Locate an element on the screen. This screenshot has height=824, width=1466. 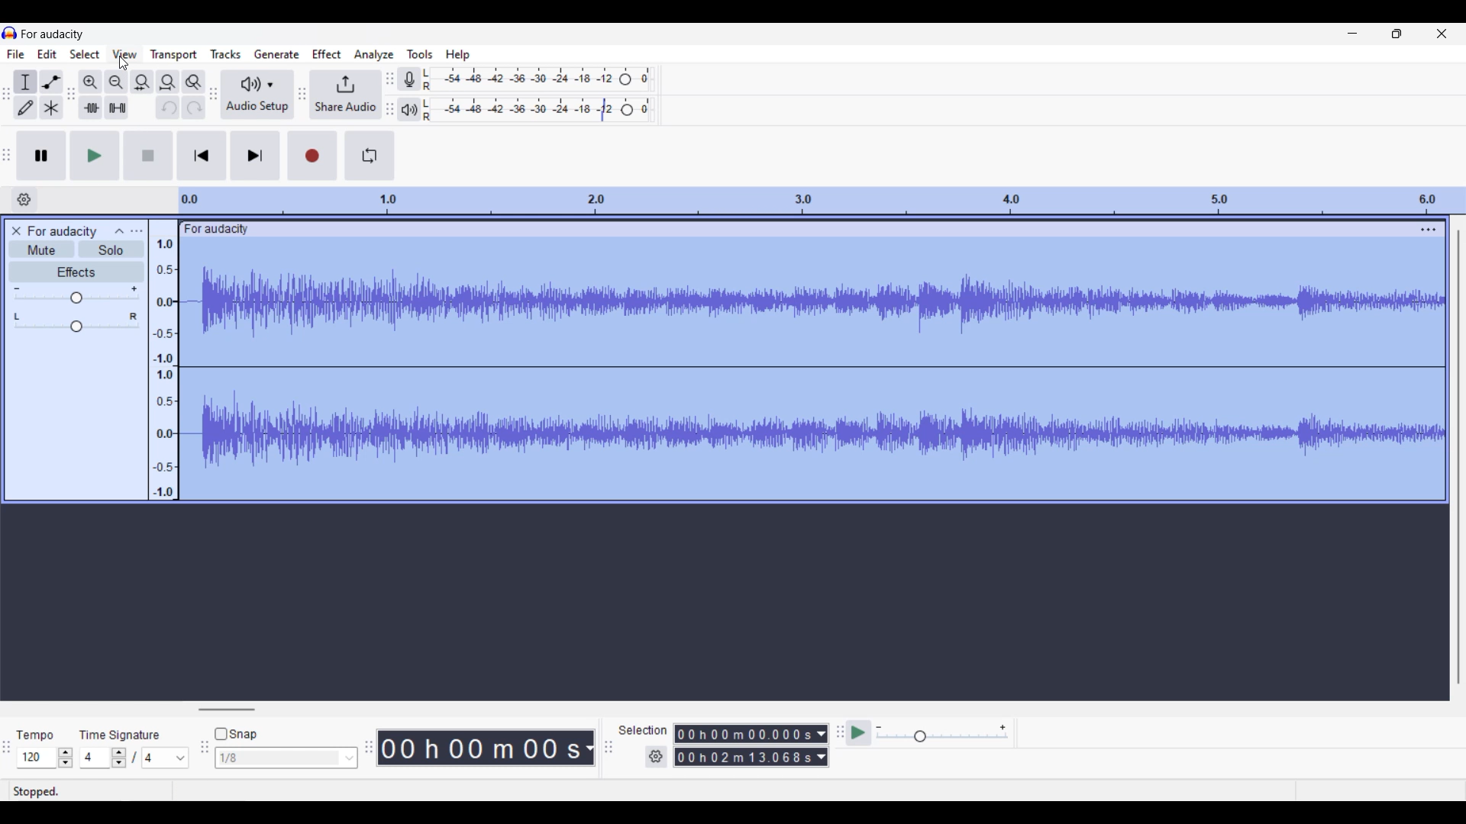
Selection settings is located at coordinates (657, 757).